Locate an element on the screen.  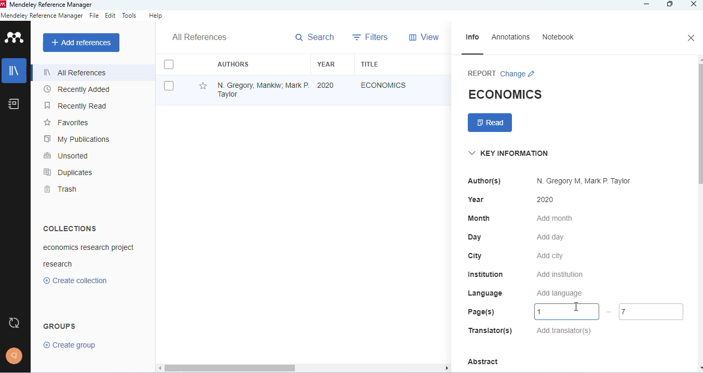
city is located at coordinates (476, 256).